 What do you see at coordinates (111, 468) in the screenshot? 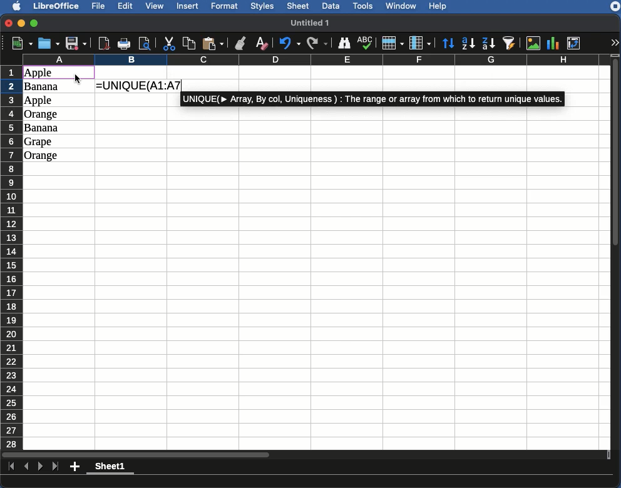
I see `Sheet1` at bounding box center [111, 468].